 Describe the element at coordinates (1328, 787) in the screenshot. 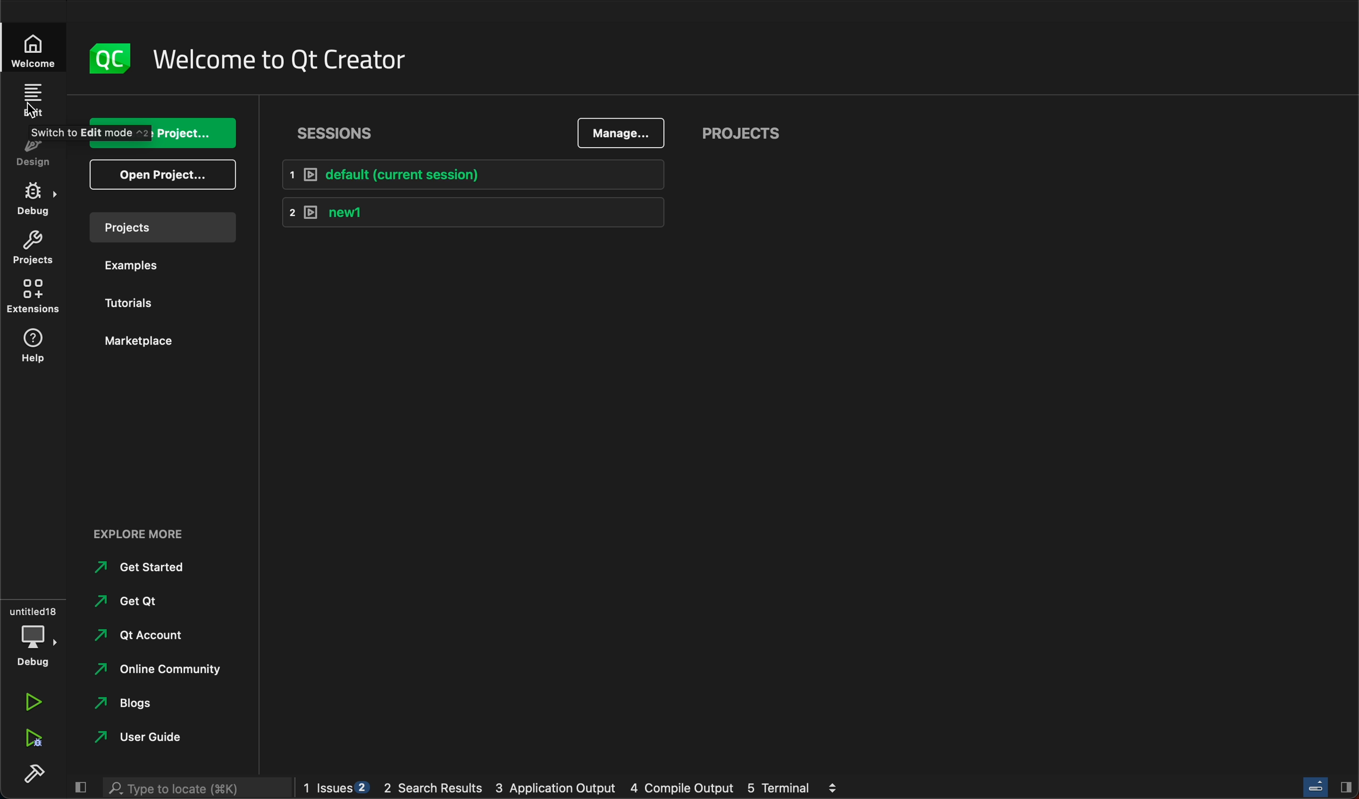

I see `close slide Bar` at that location.